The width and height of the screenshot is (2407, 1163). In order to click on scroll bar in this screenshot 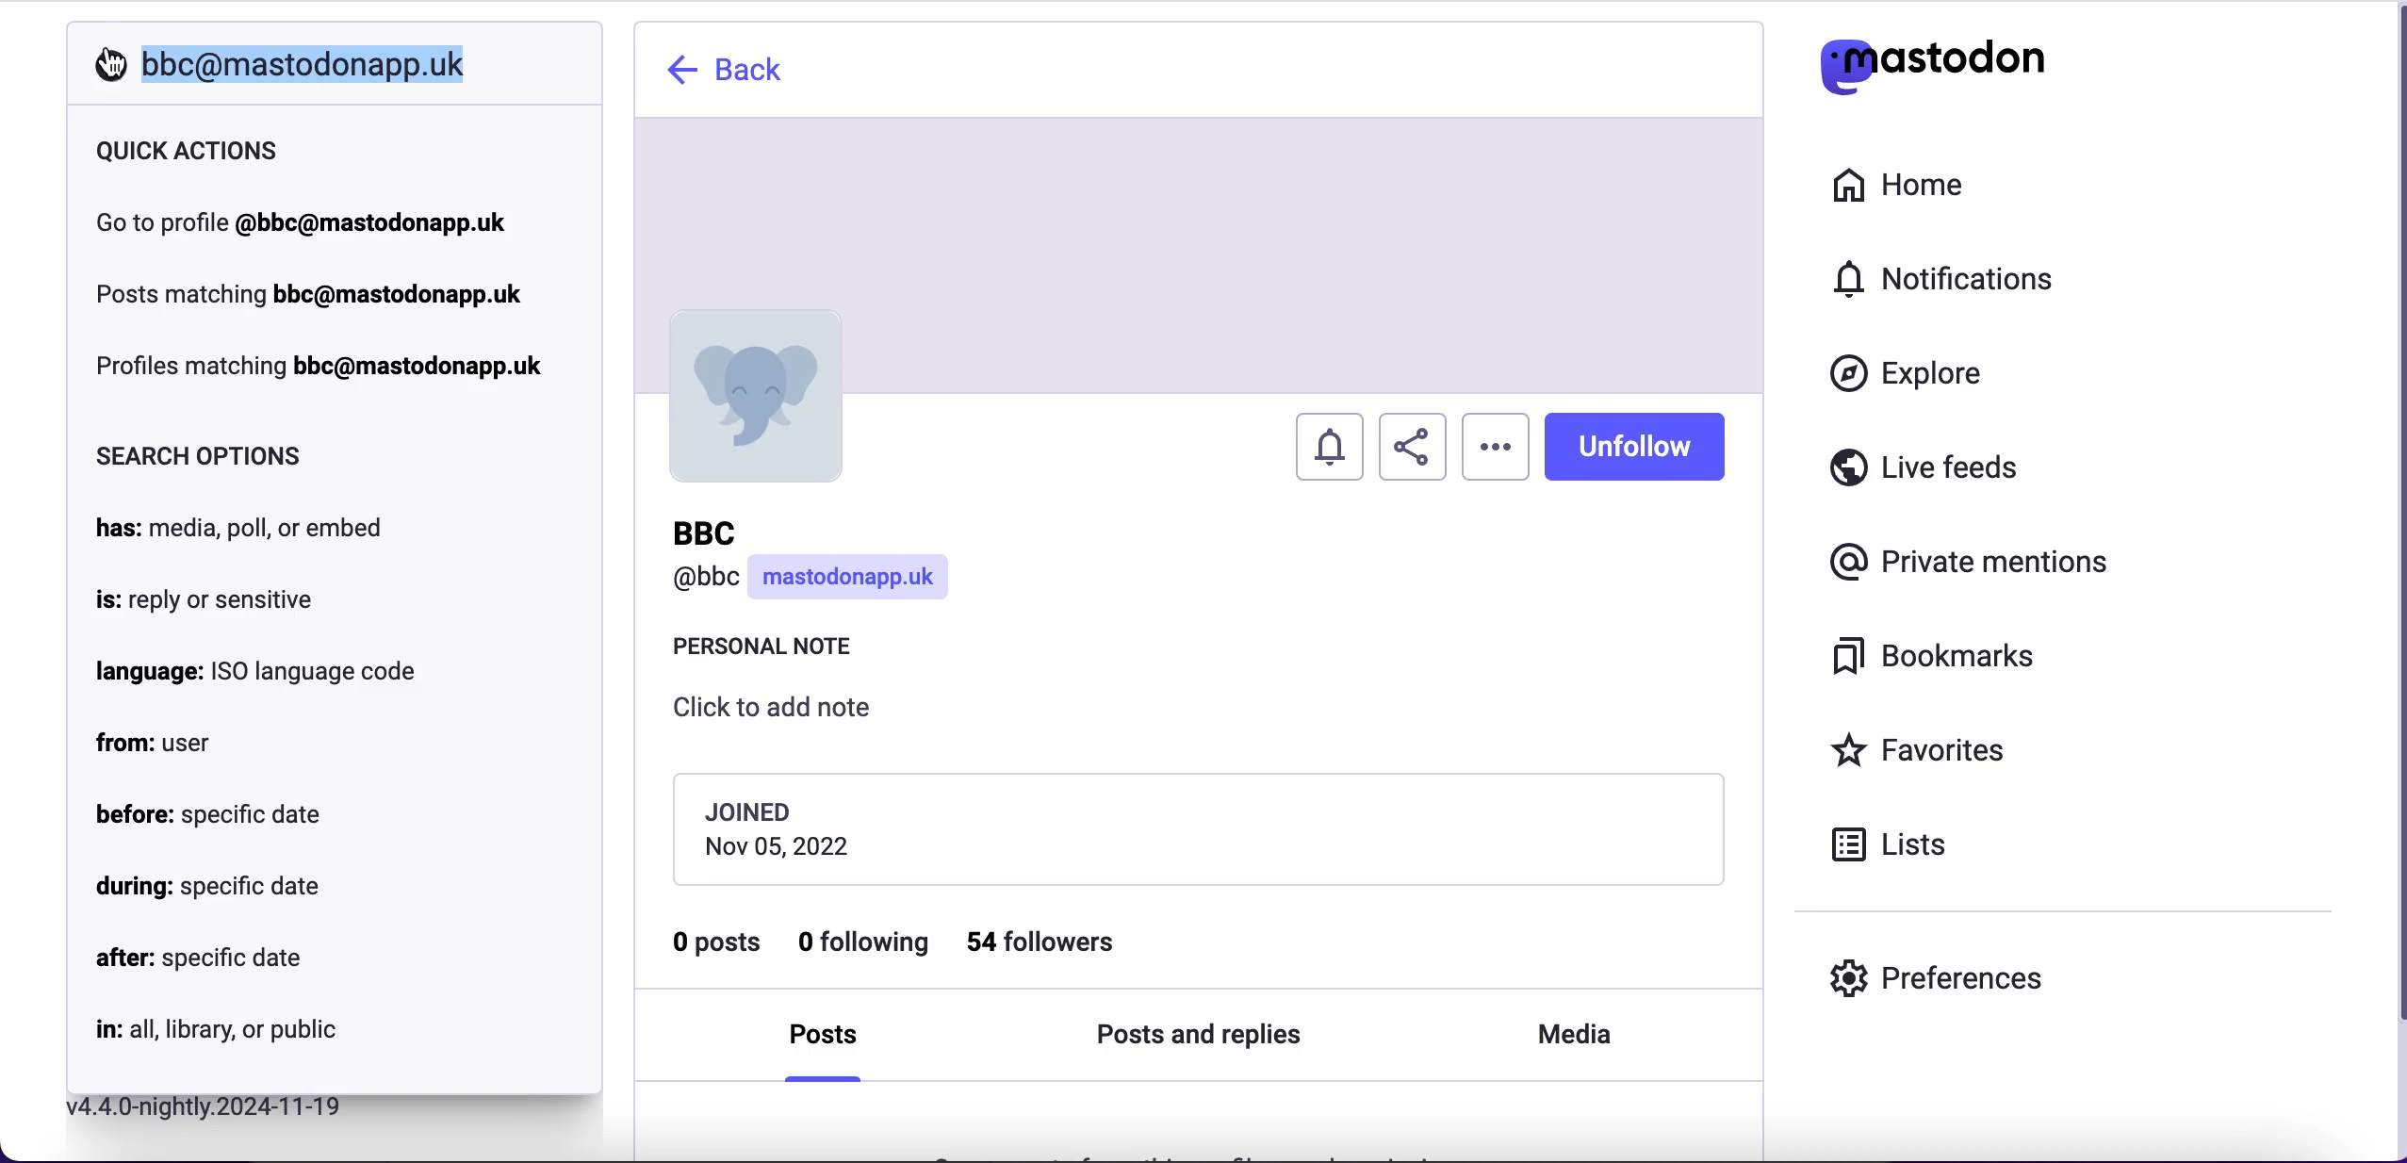, I will do `click(2393, 581)`.